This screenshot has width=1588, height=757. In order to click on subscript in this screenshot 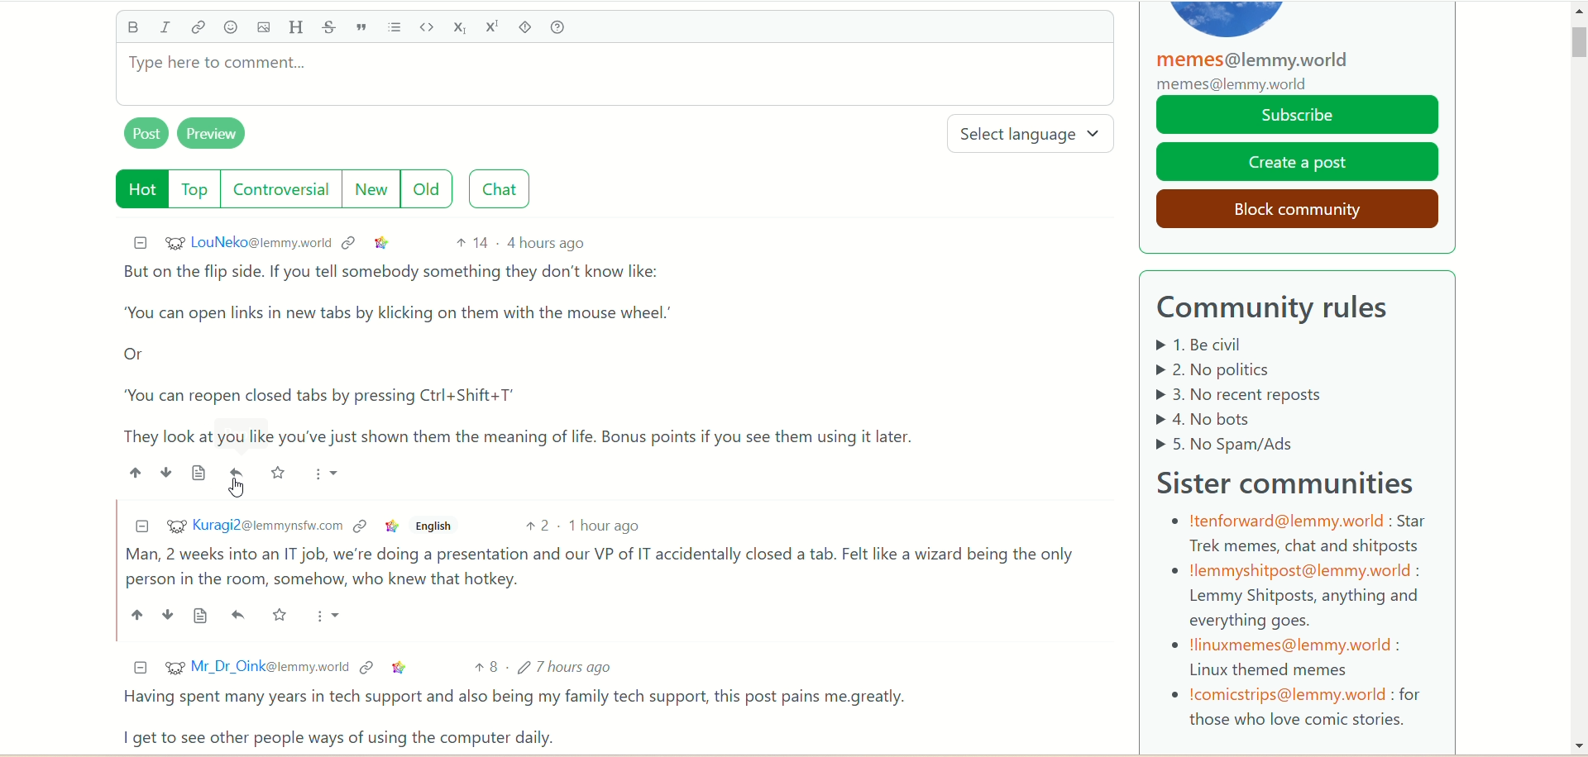, I will do `click(462, 30)`.